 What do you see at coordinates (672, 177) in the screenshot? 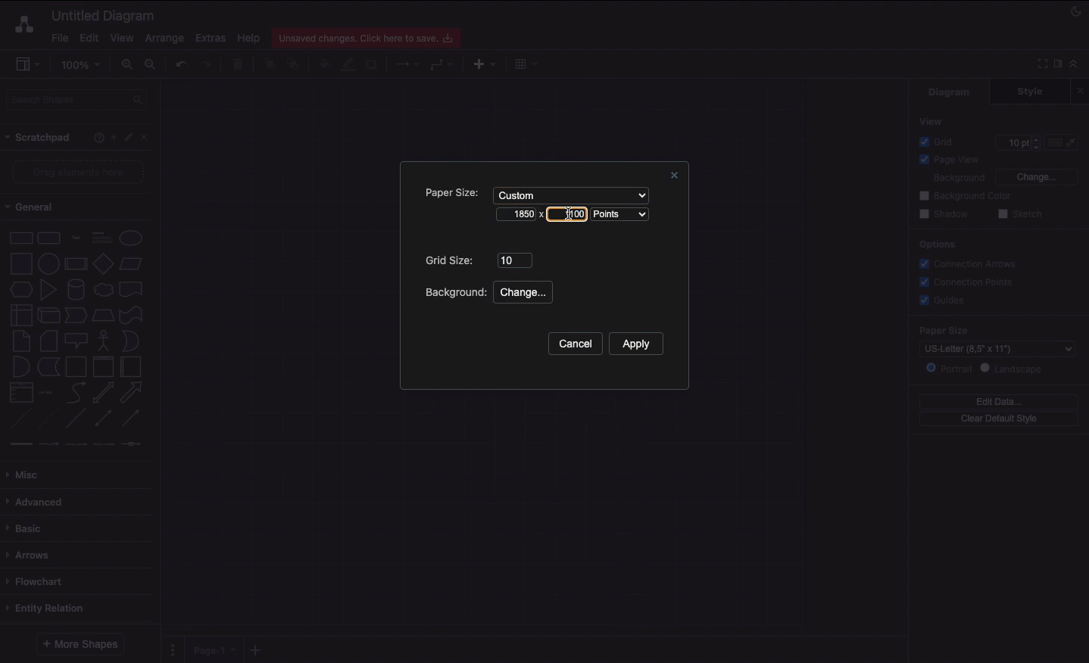
I see `Close` at bounding box center [672, 177].